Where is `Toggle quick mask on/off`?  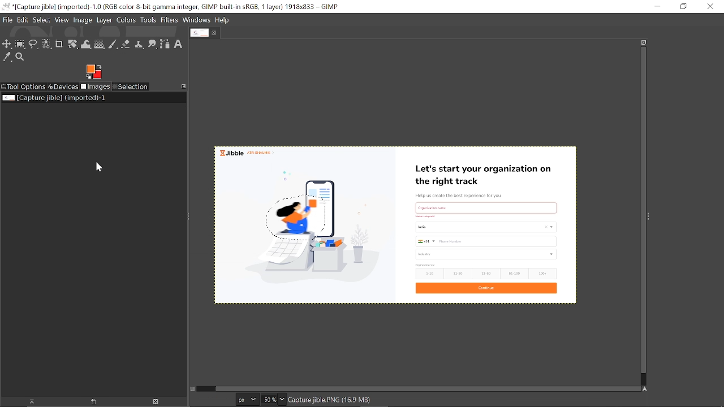
Toggle quick mask on/off is located at coordinates (192, 389).